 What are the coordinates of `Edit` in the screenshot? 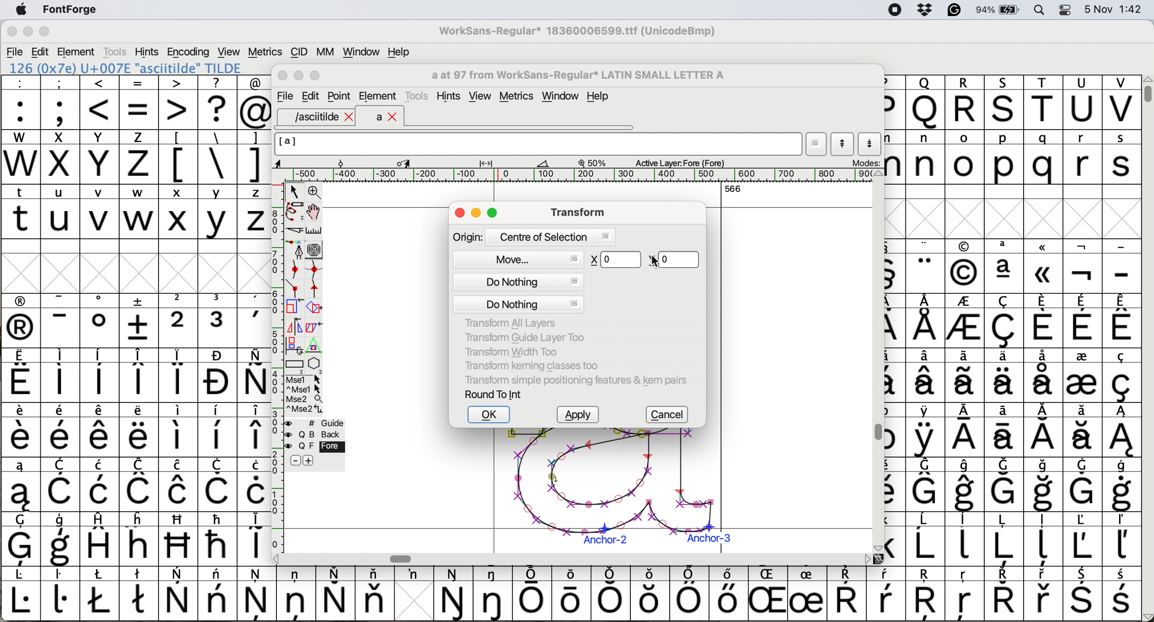 It's located at (310, 96).